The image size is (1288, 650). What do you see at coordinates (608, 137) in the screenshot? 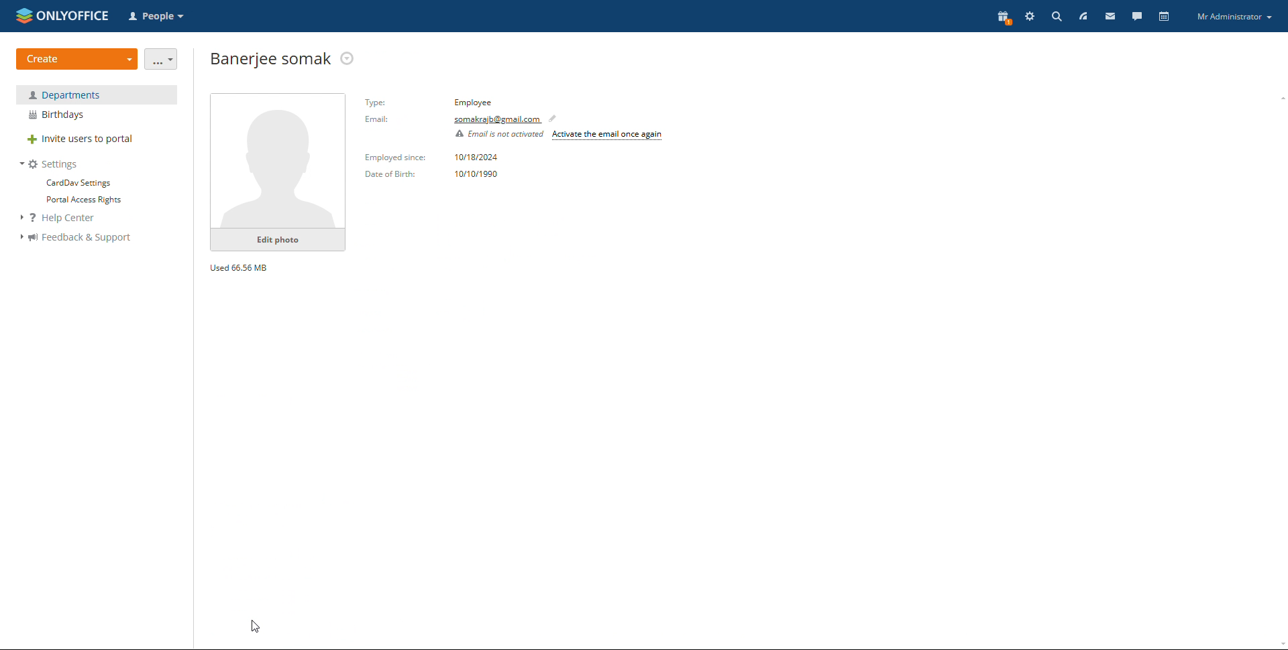
I see `activate email` at bounding box center [608, 137].